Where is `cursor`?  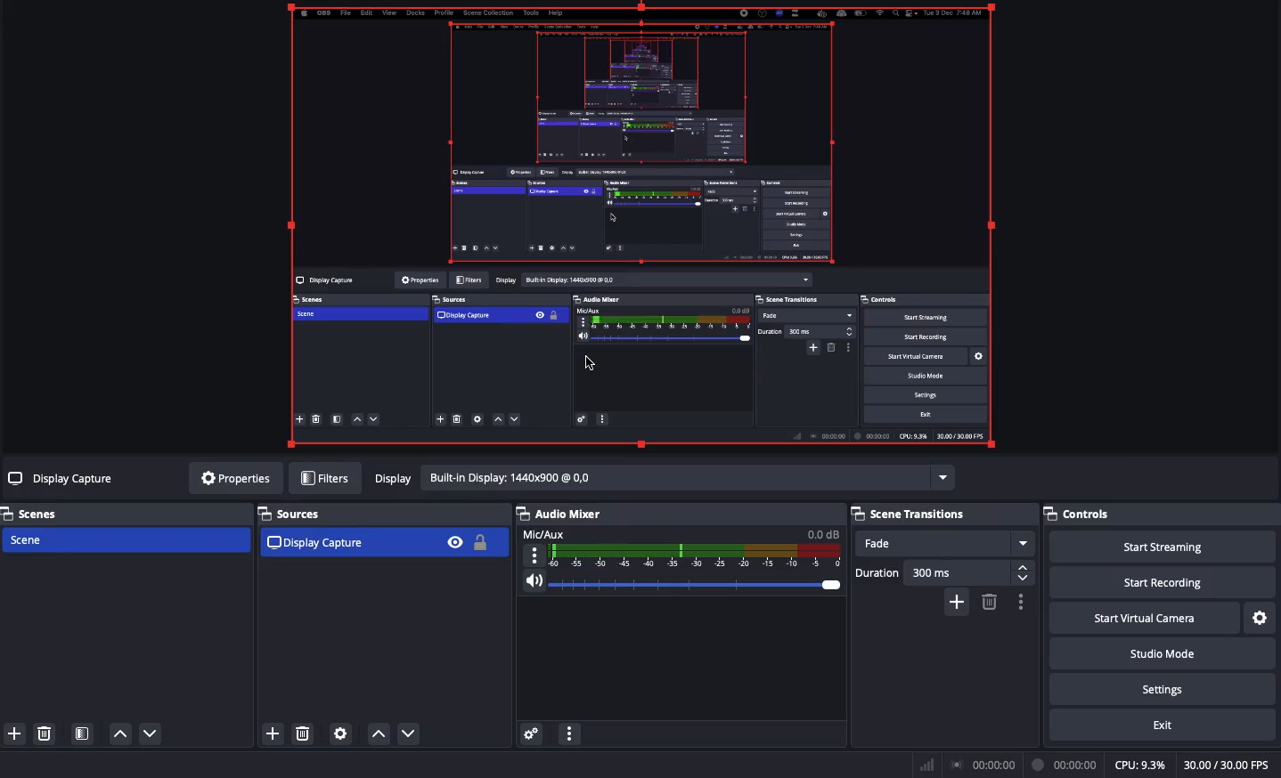 cursor is located at coordinates (589, 363).